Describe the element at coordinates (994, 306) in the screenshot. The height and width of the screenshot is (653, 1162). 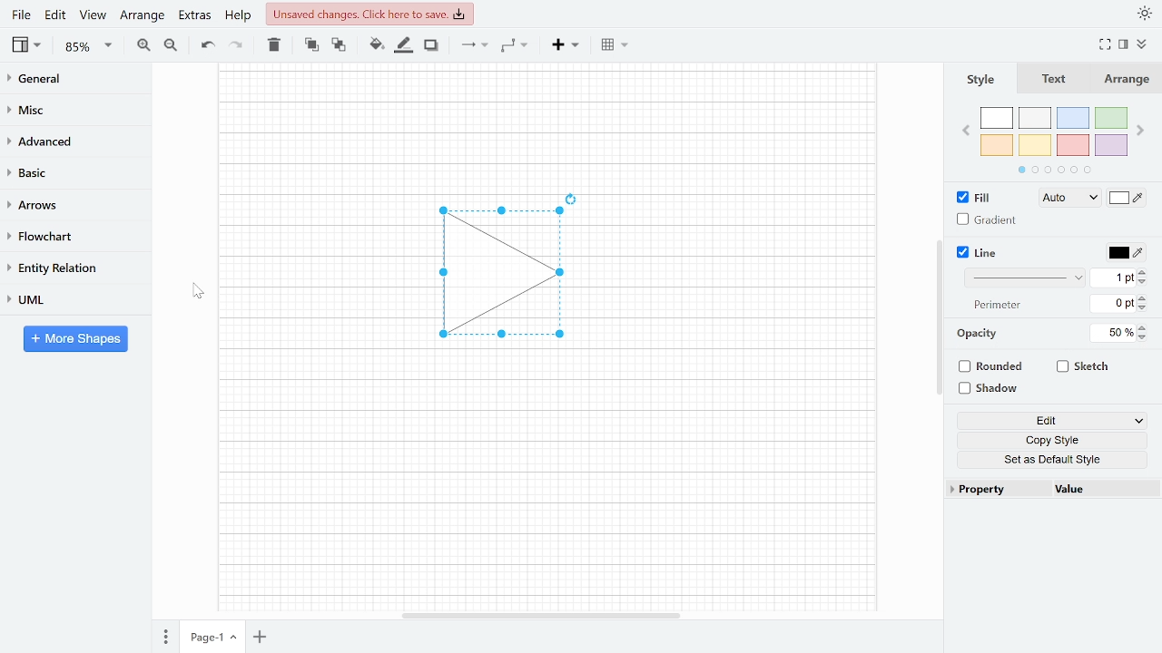
I see `Perimeter` at that location.